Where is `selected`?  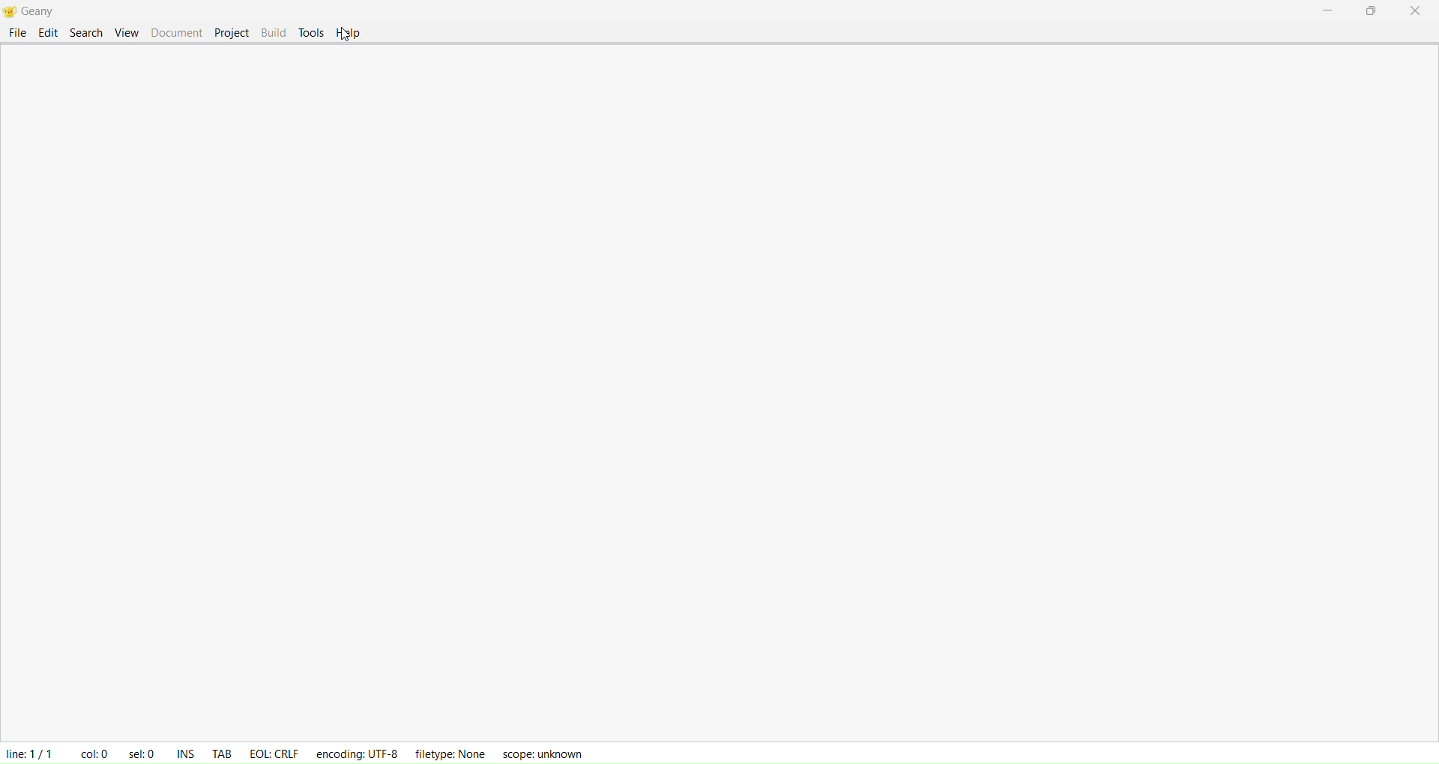 selected is located at coordinates (139, 751).